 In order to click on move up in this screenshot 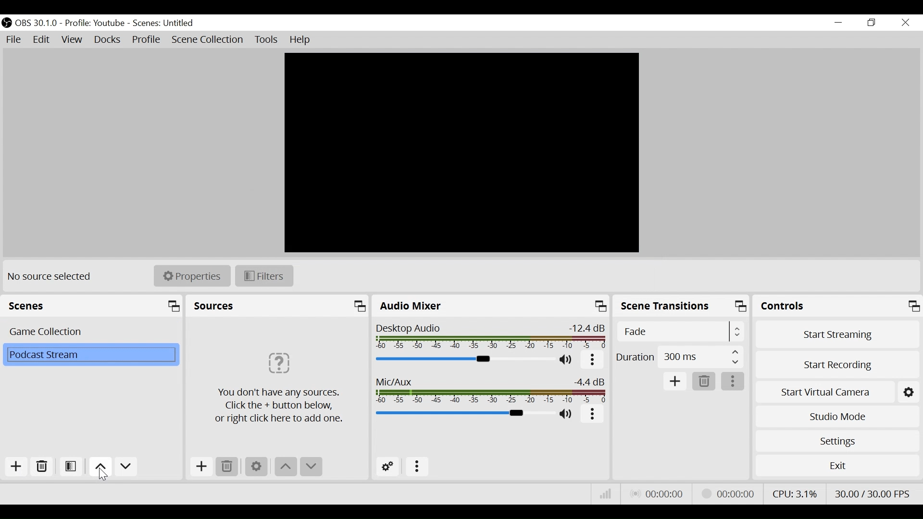, I will do `click(99, 467)`.